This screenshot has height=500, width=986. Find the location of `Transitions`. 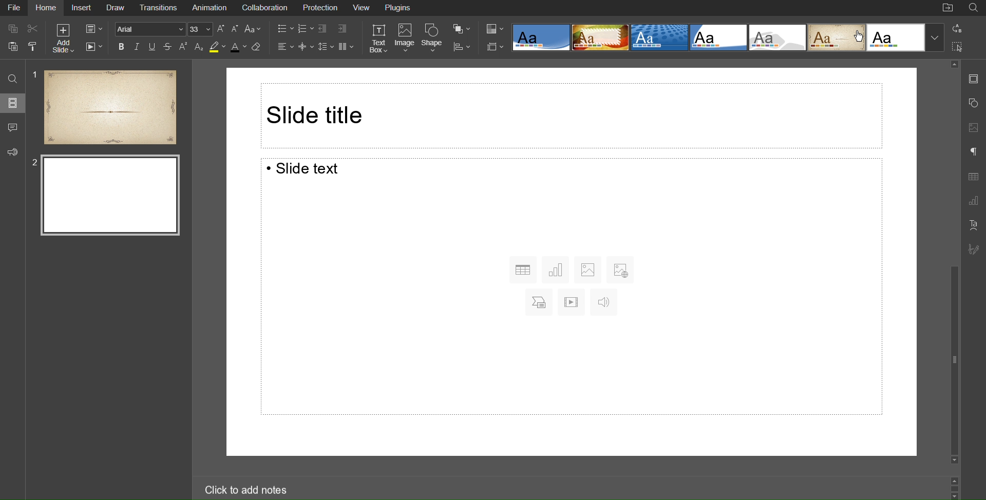

Transitions is located at coordinates (161, 8).